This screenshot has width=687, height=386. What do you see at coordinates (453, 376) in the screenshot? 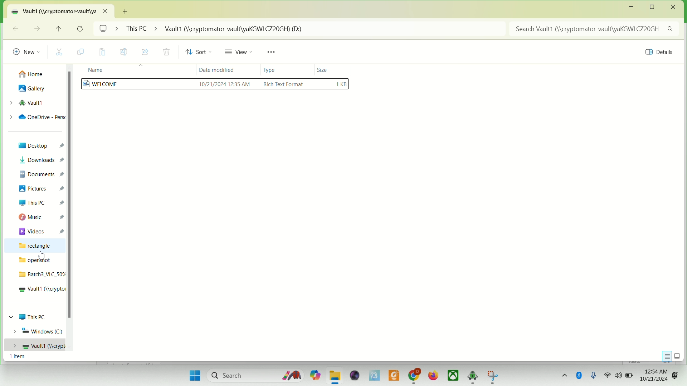
I see `Xbox` at bounding box center [453, 376].